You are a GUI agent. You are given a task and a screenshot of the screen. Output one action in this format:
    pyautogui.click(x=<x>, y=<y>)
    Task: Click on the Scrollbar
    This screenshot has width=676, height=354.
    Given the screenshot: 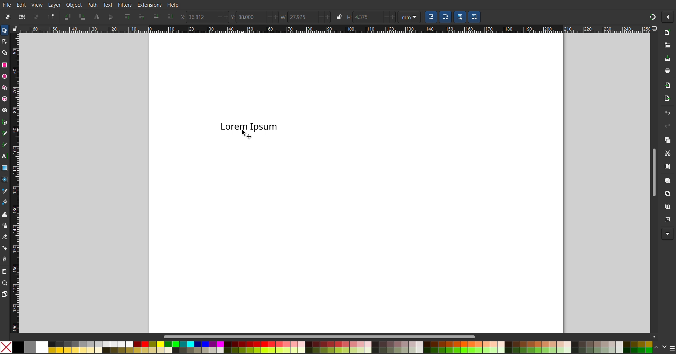 What is the action you would take?
    pyautogui.click(x=653, y=170)
    